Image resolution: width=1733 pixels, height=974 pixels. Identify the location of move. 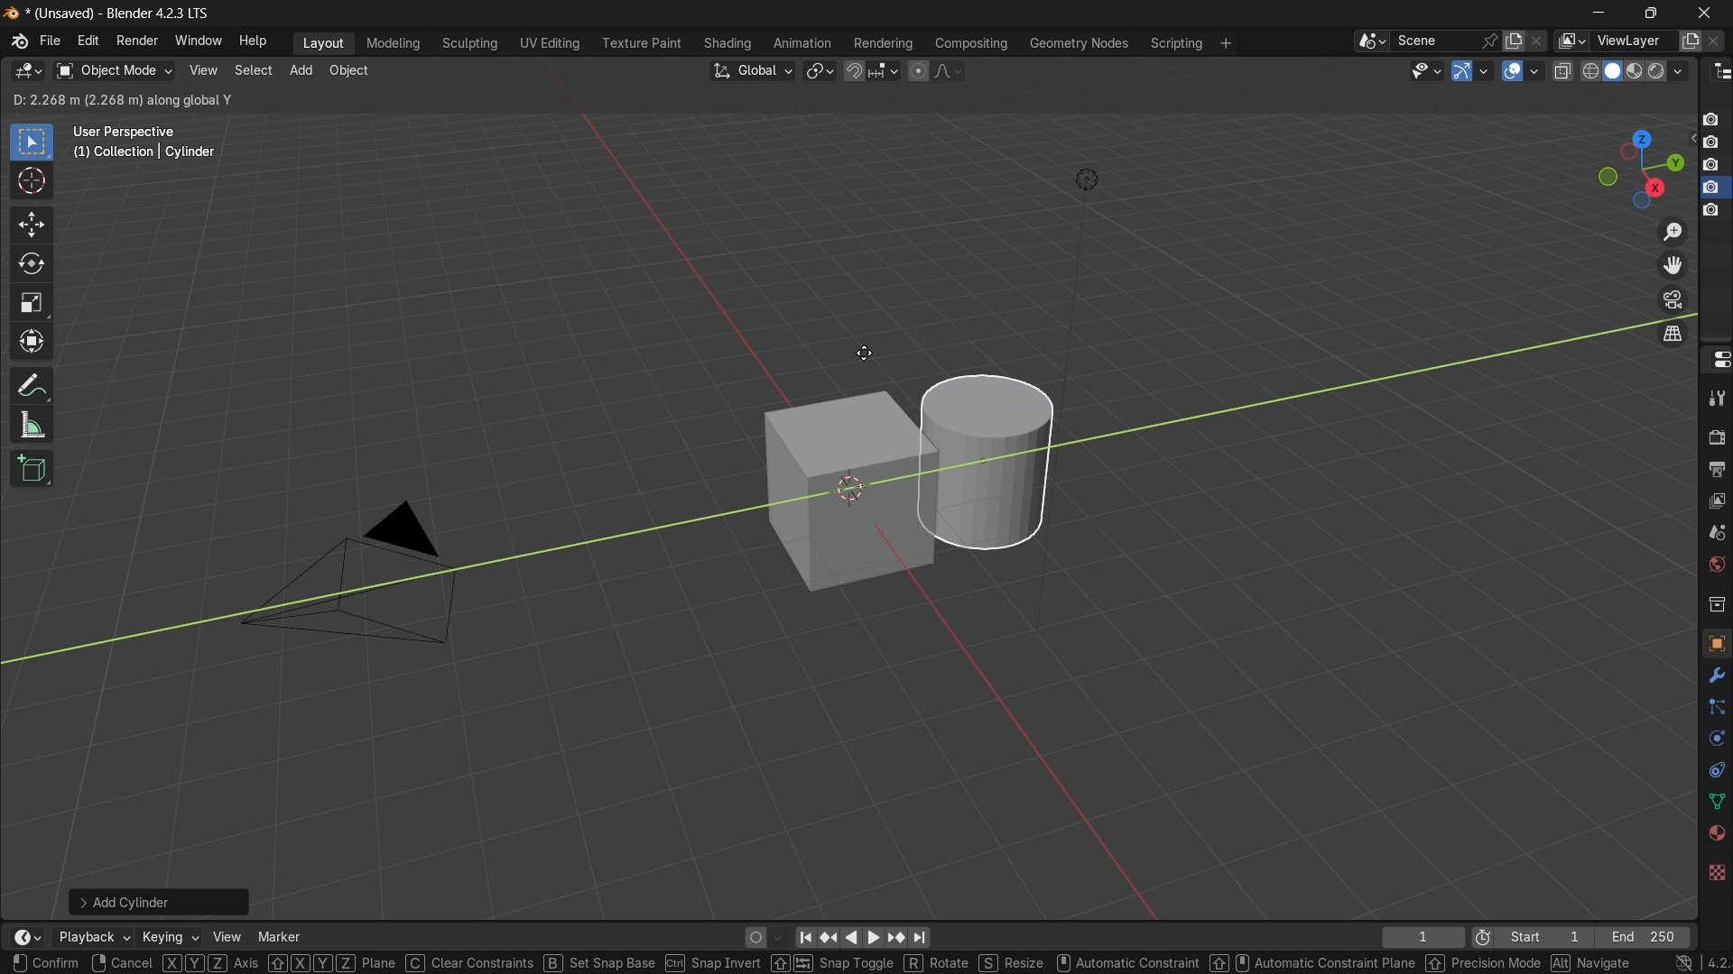
(32, 225).